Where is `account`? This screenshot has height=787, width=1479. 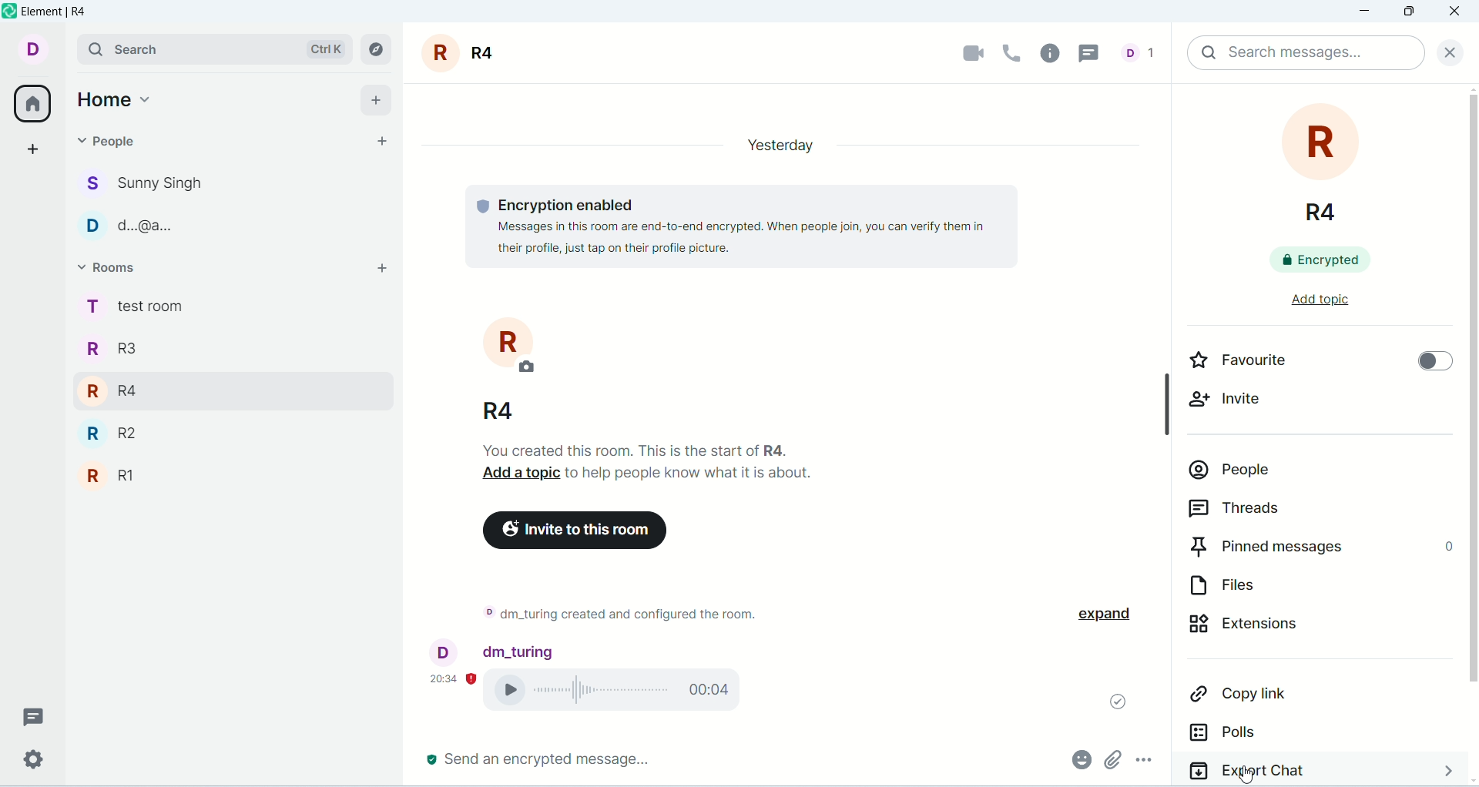 account is located at coordinates (31, 48).